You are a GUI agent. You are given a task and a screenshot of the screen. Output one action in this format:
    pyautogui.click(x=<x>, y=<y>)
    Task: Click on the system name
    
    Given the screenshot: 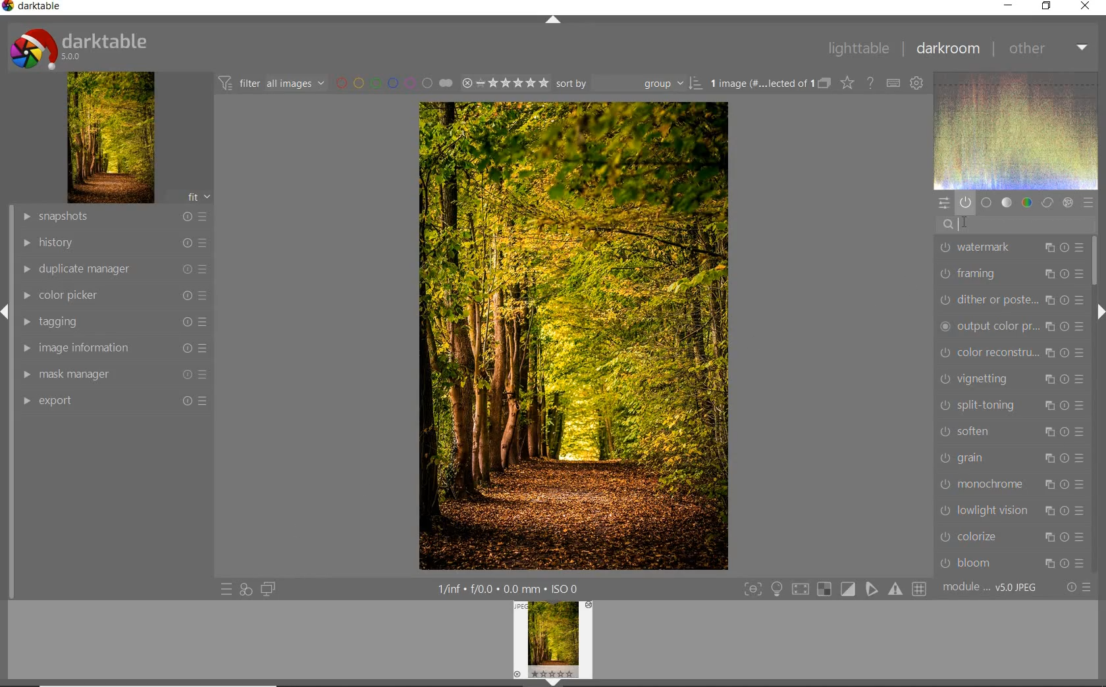 What is the action you would take?
    pyautogui.click(x=32, y=7)
    